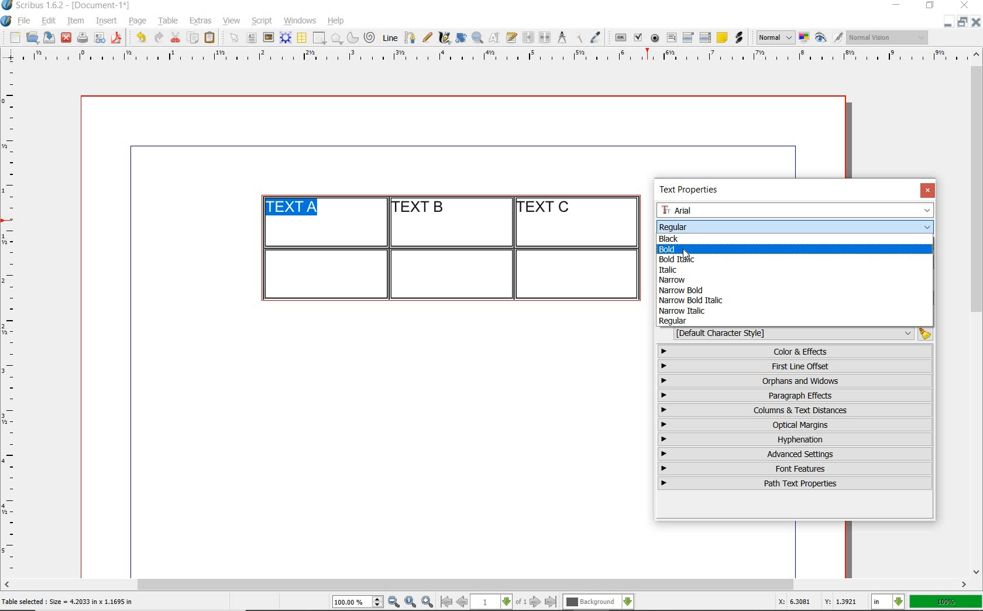 This screenshot has height=611, width=983. What do you see at coordinates (673, 321) in the screenshot?
I see `regular` at bounding box center [673, 321].